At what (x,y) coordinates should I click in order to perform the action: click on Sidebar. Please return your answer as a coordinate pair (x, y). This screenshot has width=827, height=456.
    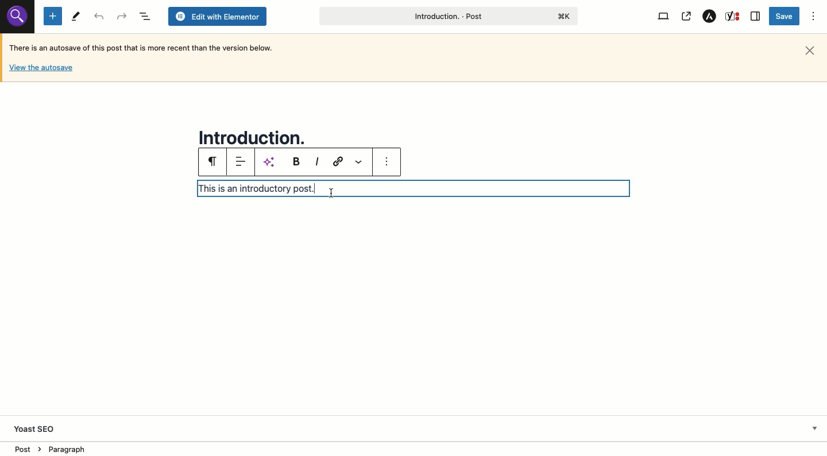
    Looking at the image, I should click on (756, 16).